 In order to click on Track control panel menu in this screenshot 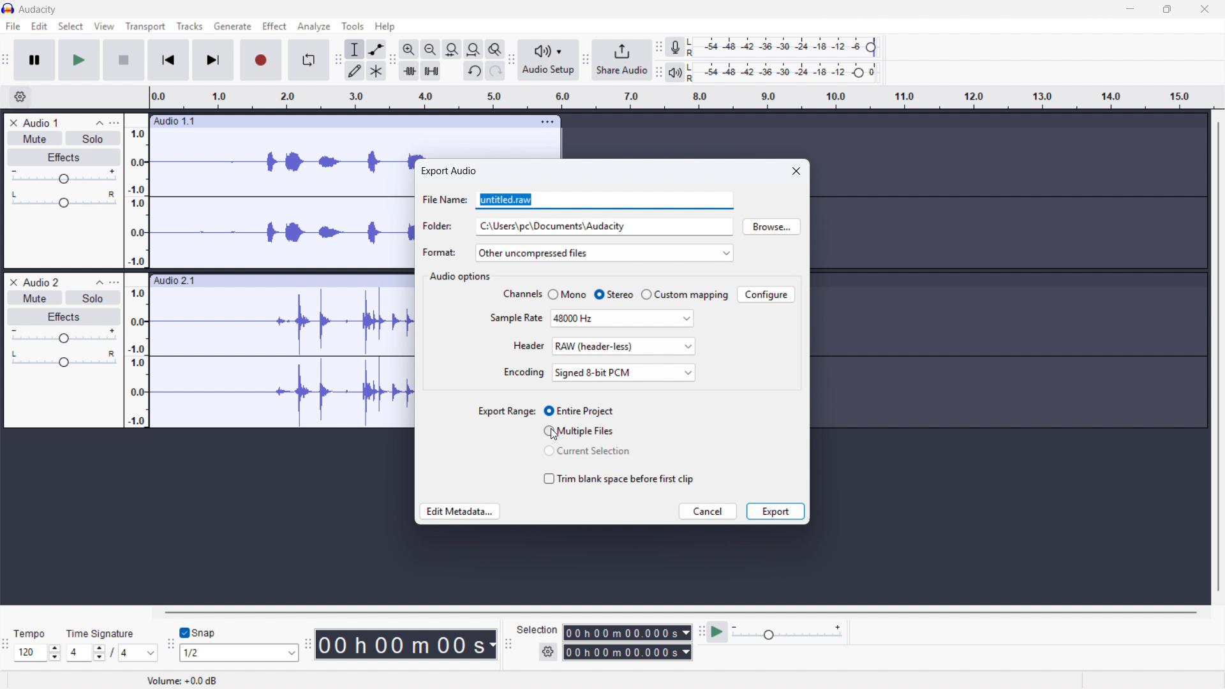, I will do `click(114, 282)`.